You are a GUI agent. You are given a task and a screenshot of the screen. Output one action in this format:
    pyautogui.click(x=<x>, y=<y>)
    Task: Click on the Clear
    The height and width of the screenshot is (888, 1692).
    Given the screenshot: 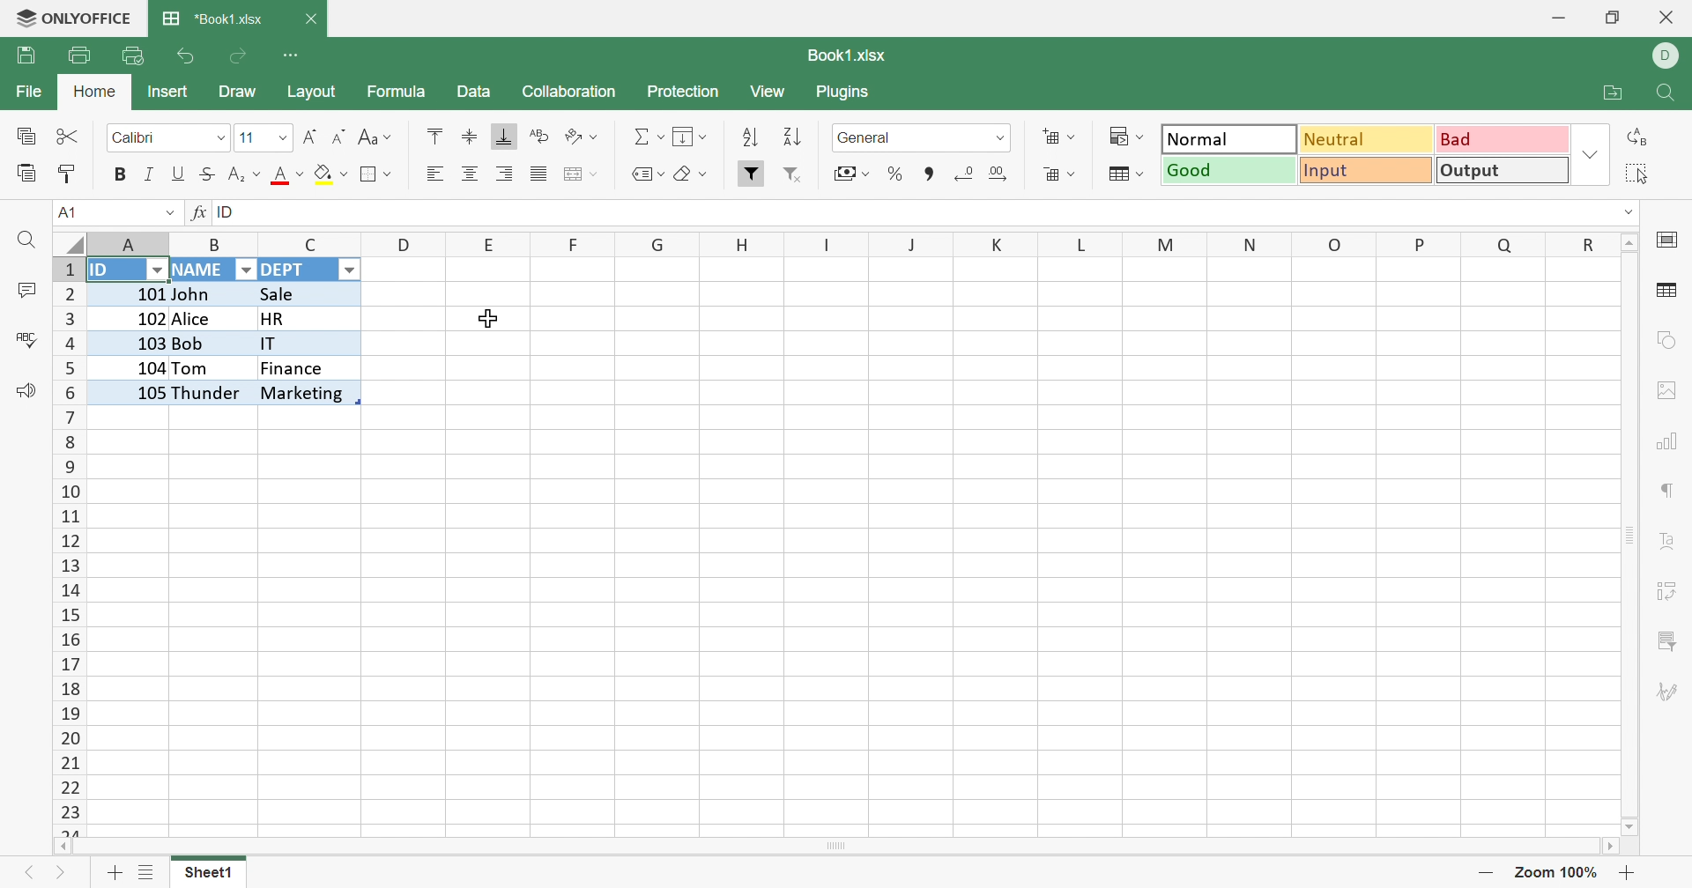 What is the action you would take?
    pyautogui.click(x=690, y=174)
    